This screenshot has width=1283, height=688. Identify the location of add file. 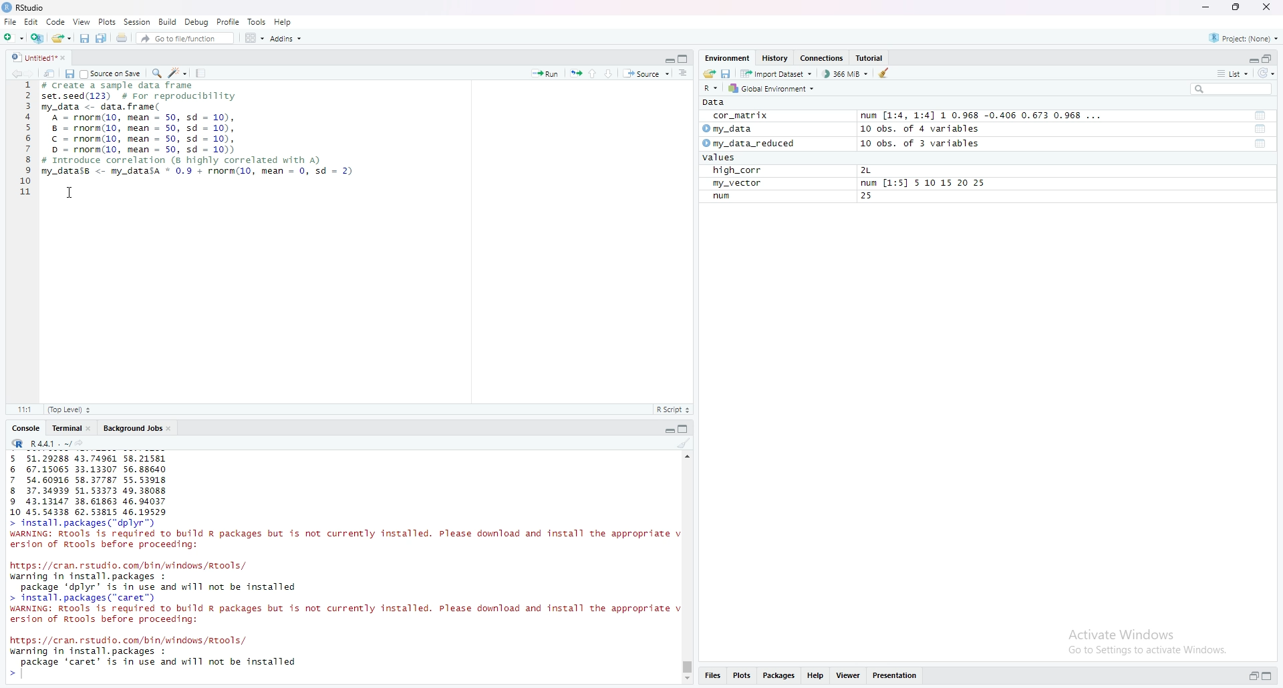
(39, 38).